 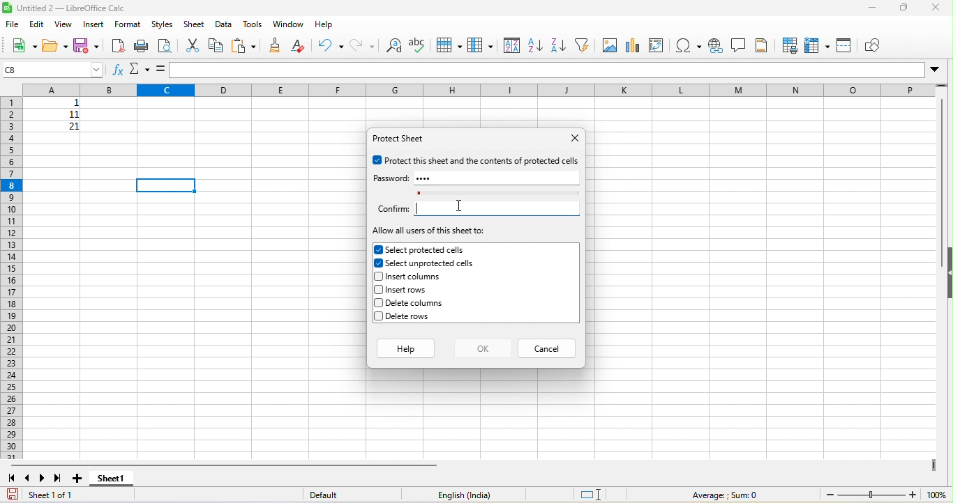 What do you see at coordinates (13, 277) in the screenshot?
I see `row numbers` at bounding box center [13, 277].